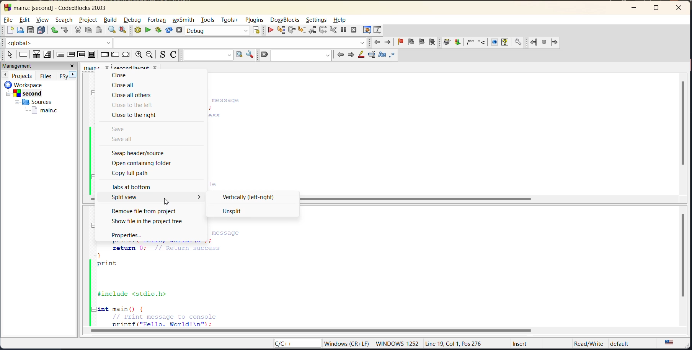  I want to click on vertical scroll bar, so click(682, 123).